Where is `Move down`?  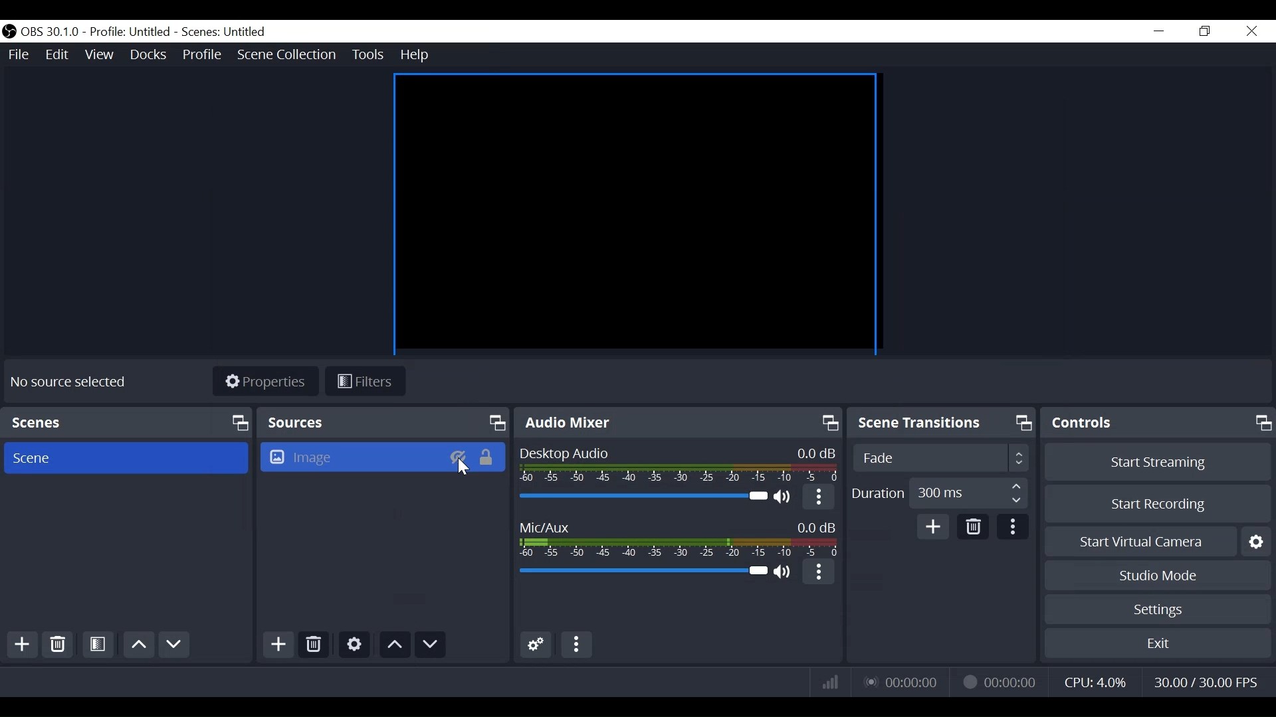
Move down is located at coordinates (430, 644).